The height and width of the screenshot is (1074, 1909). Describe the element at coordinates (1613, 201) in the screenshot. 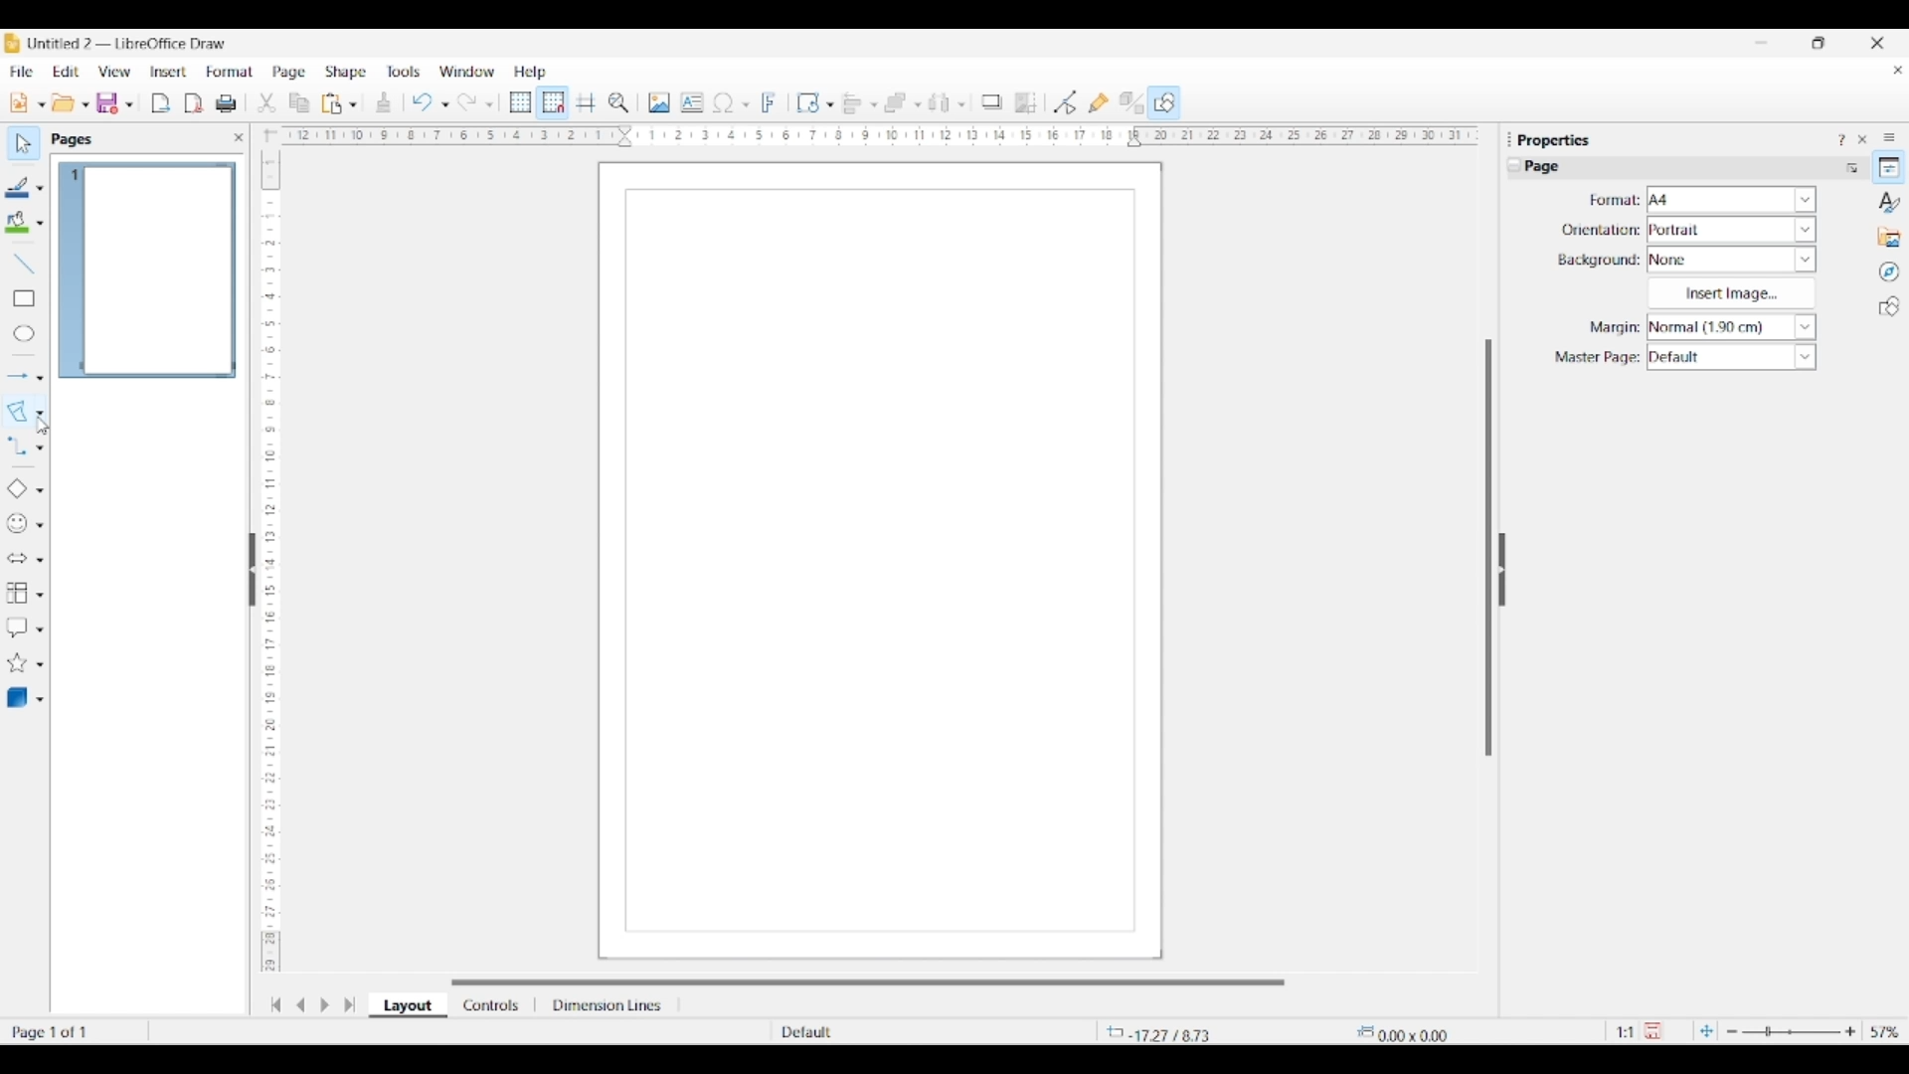

I see `Indicates format settings` at that location.